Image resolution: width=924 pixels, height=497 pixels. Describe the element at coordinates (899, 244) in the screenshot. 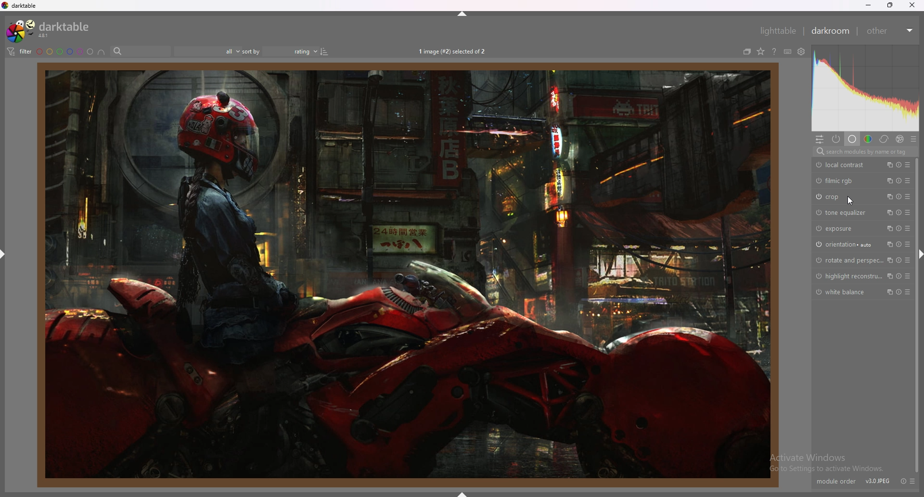

I see `reset` at that location.